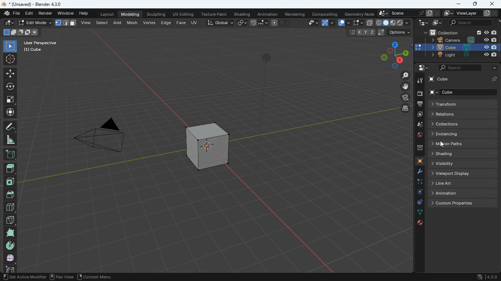 The width and height of the screenshot is (501, 281). Describe the element at coordinates (465, 134) in the screenshot. I see `instancing` at that location.